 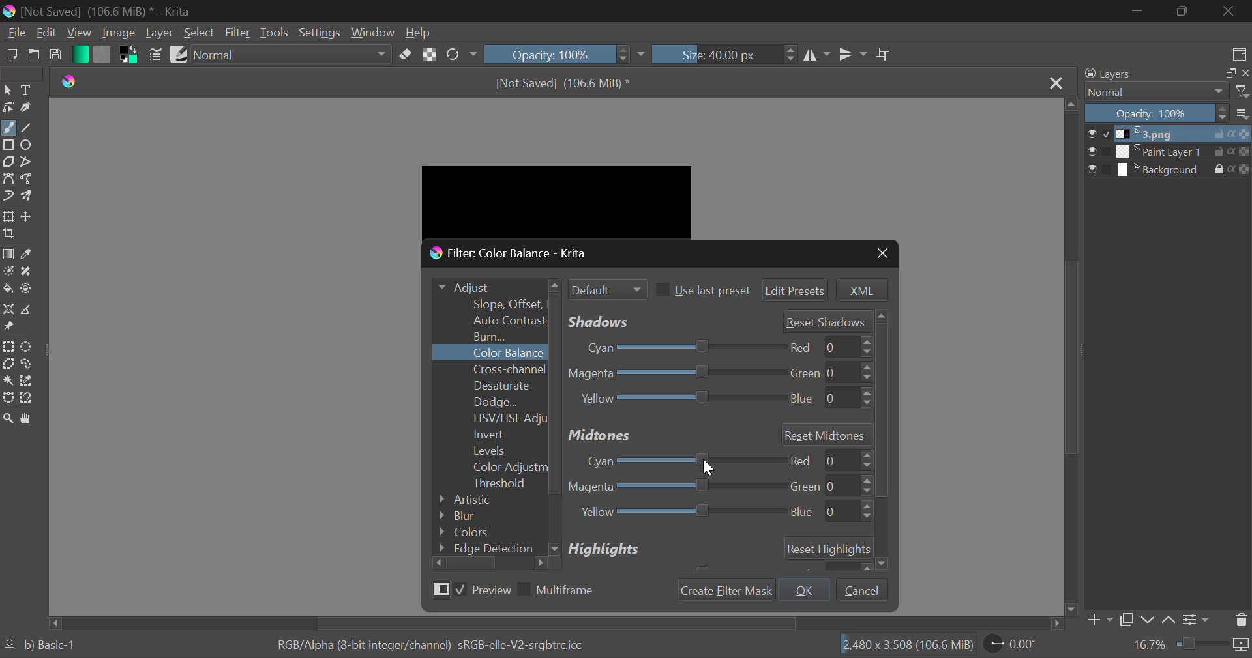 What do you see at coordinates (27, 109) in the screenshot?
I see `Calligraphic Tool` at bounding box center [27, 109].